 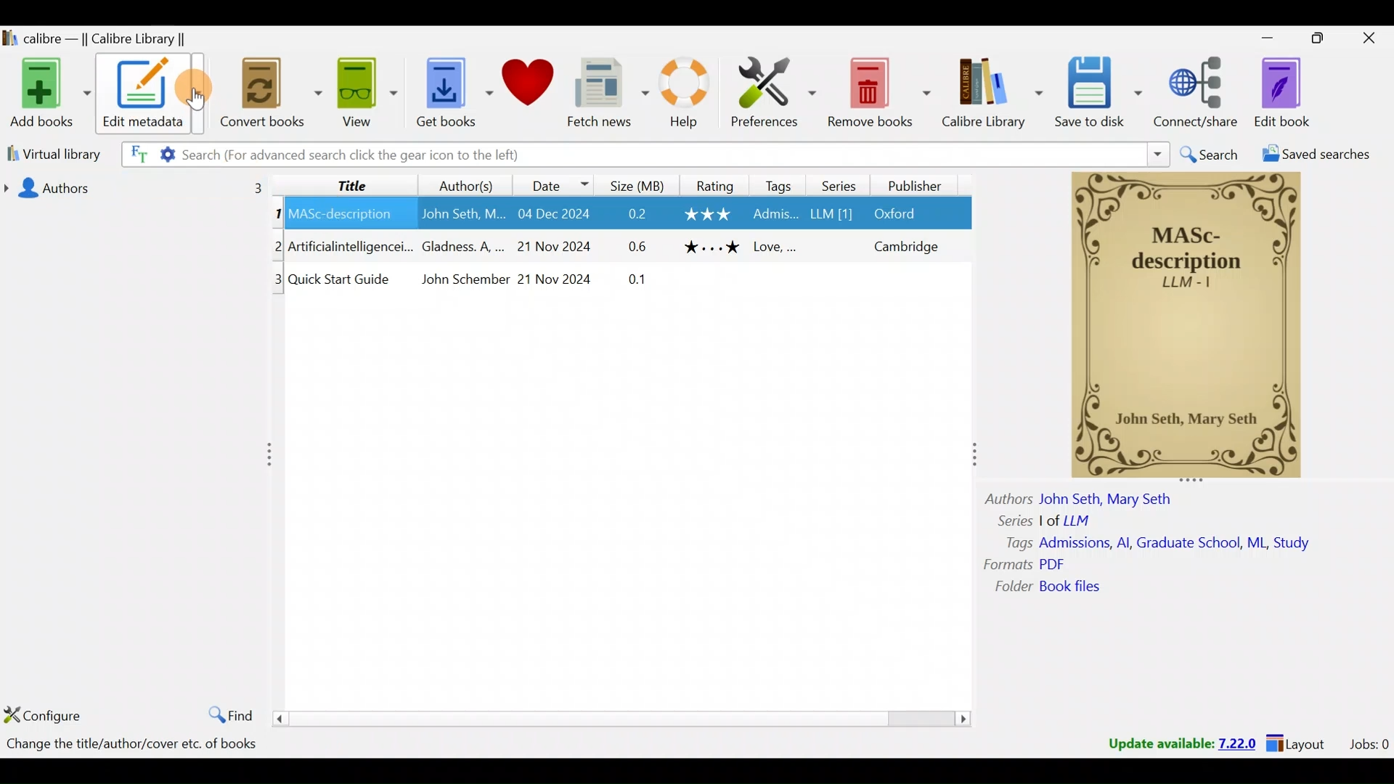 What do you see at coordinates (528, 97) in the screenshot?
I see `Donate` at bounding box center [528, 97].